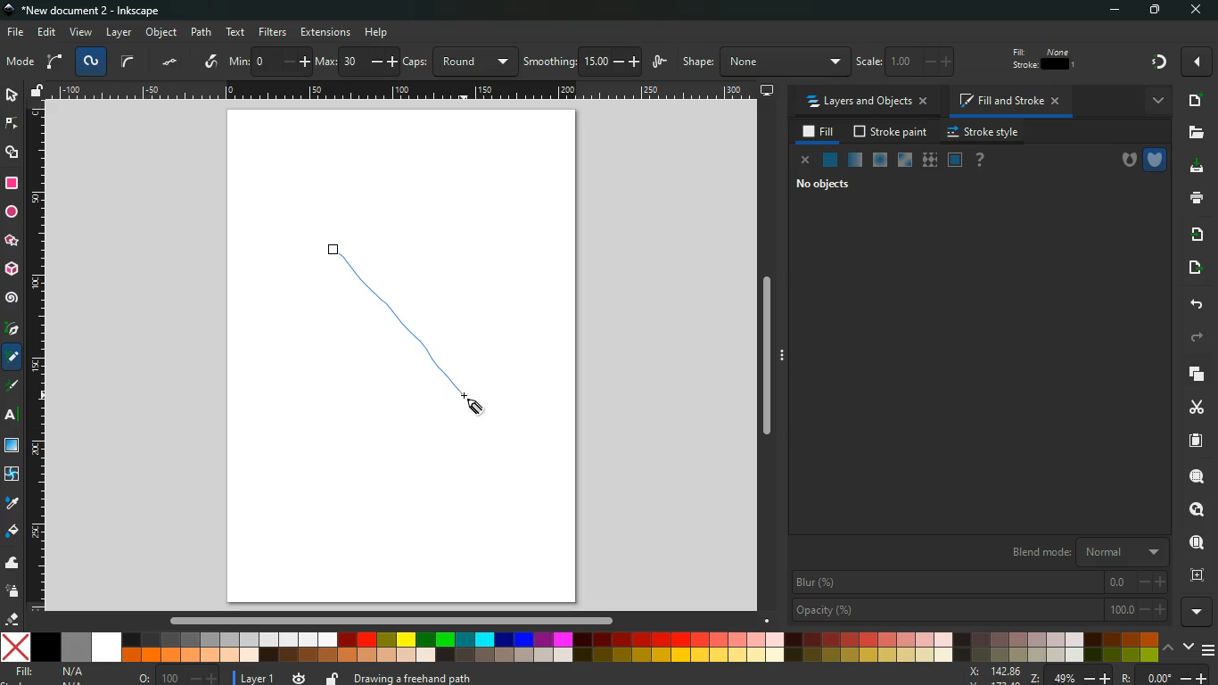  What do you see at coordinates (272, 32) in the screenshot?
I see `filters` at bounding box center [272, 32].